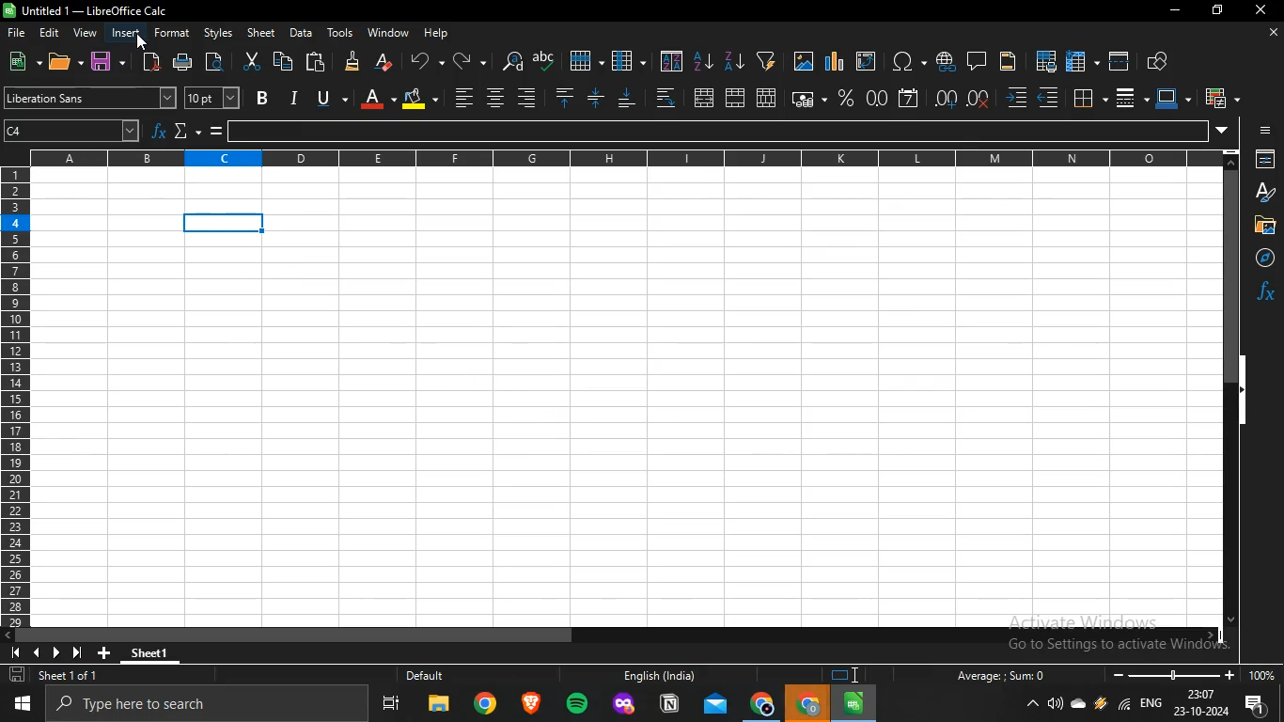 This screenshot has width=1284, height=722. What do you see at coordinates (1088, 97) in the screenshot?
I see `borders` at bounding box center [1088, 97].